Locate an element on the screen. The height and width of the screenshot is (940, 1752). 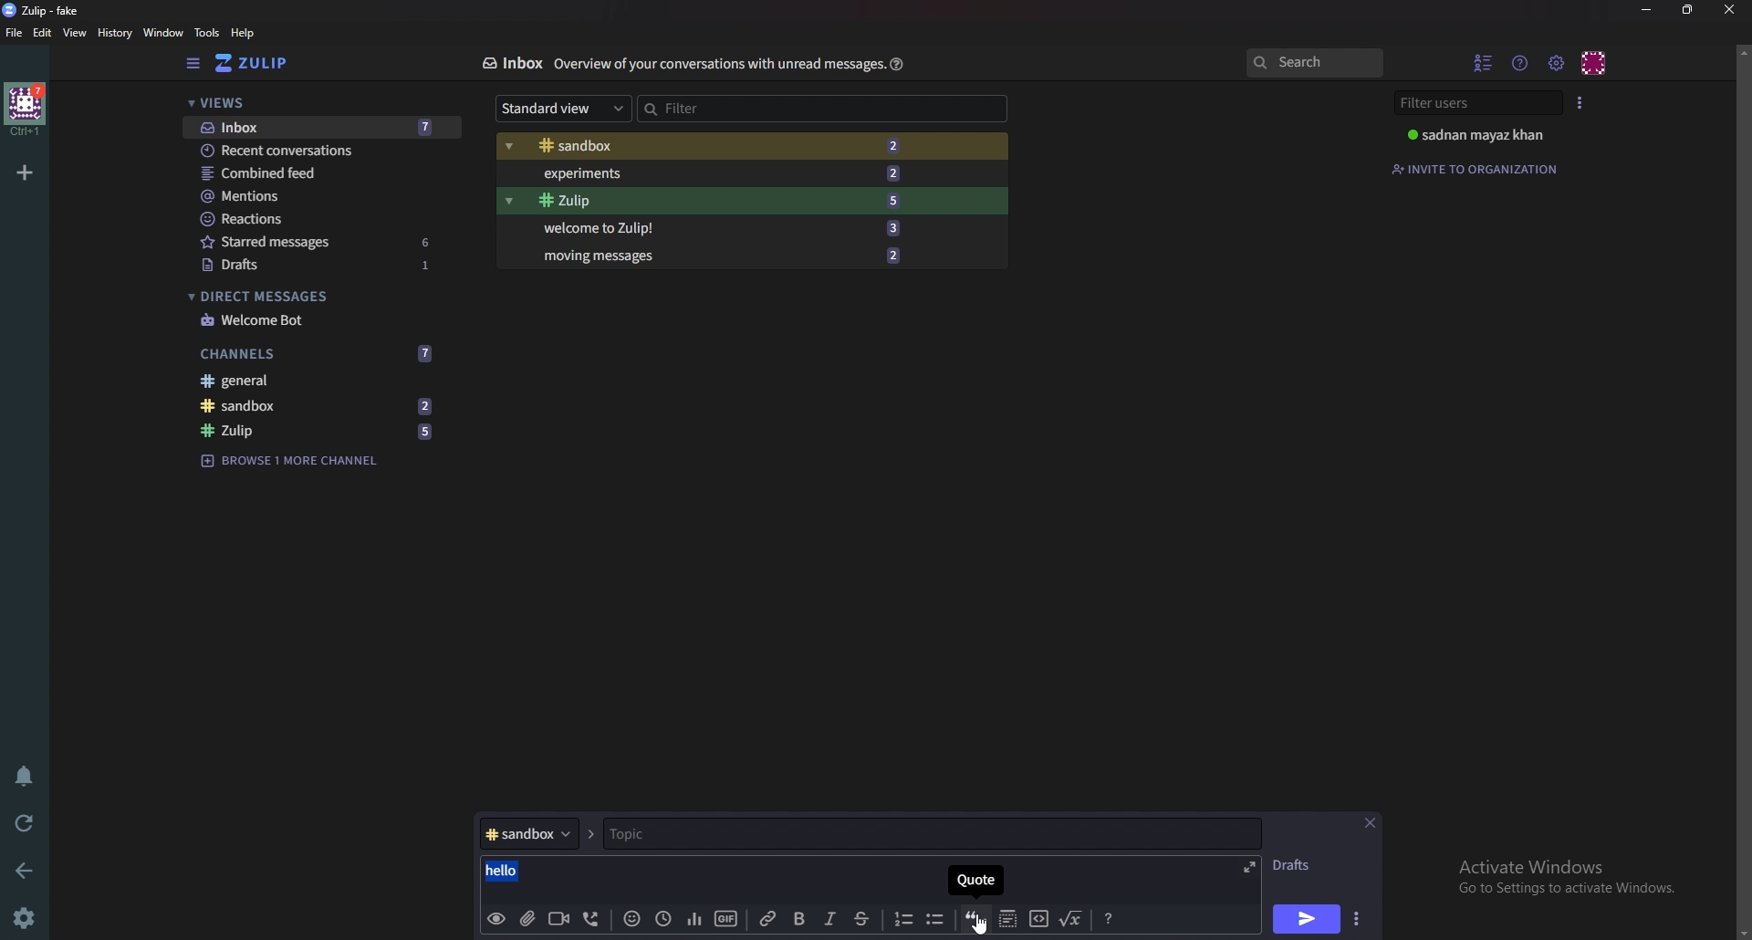
Reactions is located at coordinates (318, 218).